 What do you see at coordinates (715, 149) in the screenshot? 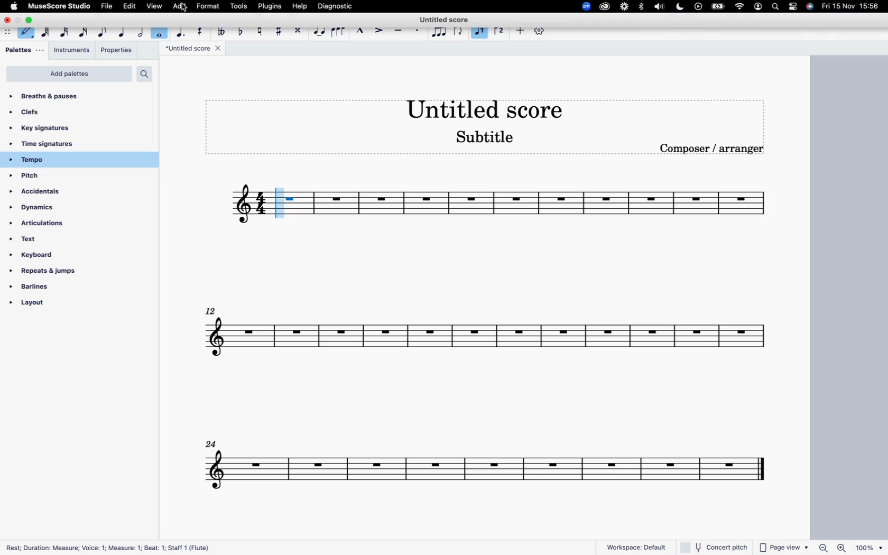
I see `composer / arranger` at bounding box center [715, 149].